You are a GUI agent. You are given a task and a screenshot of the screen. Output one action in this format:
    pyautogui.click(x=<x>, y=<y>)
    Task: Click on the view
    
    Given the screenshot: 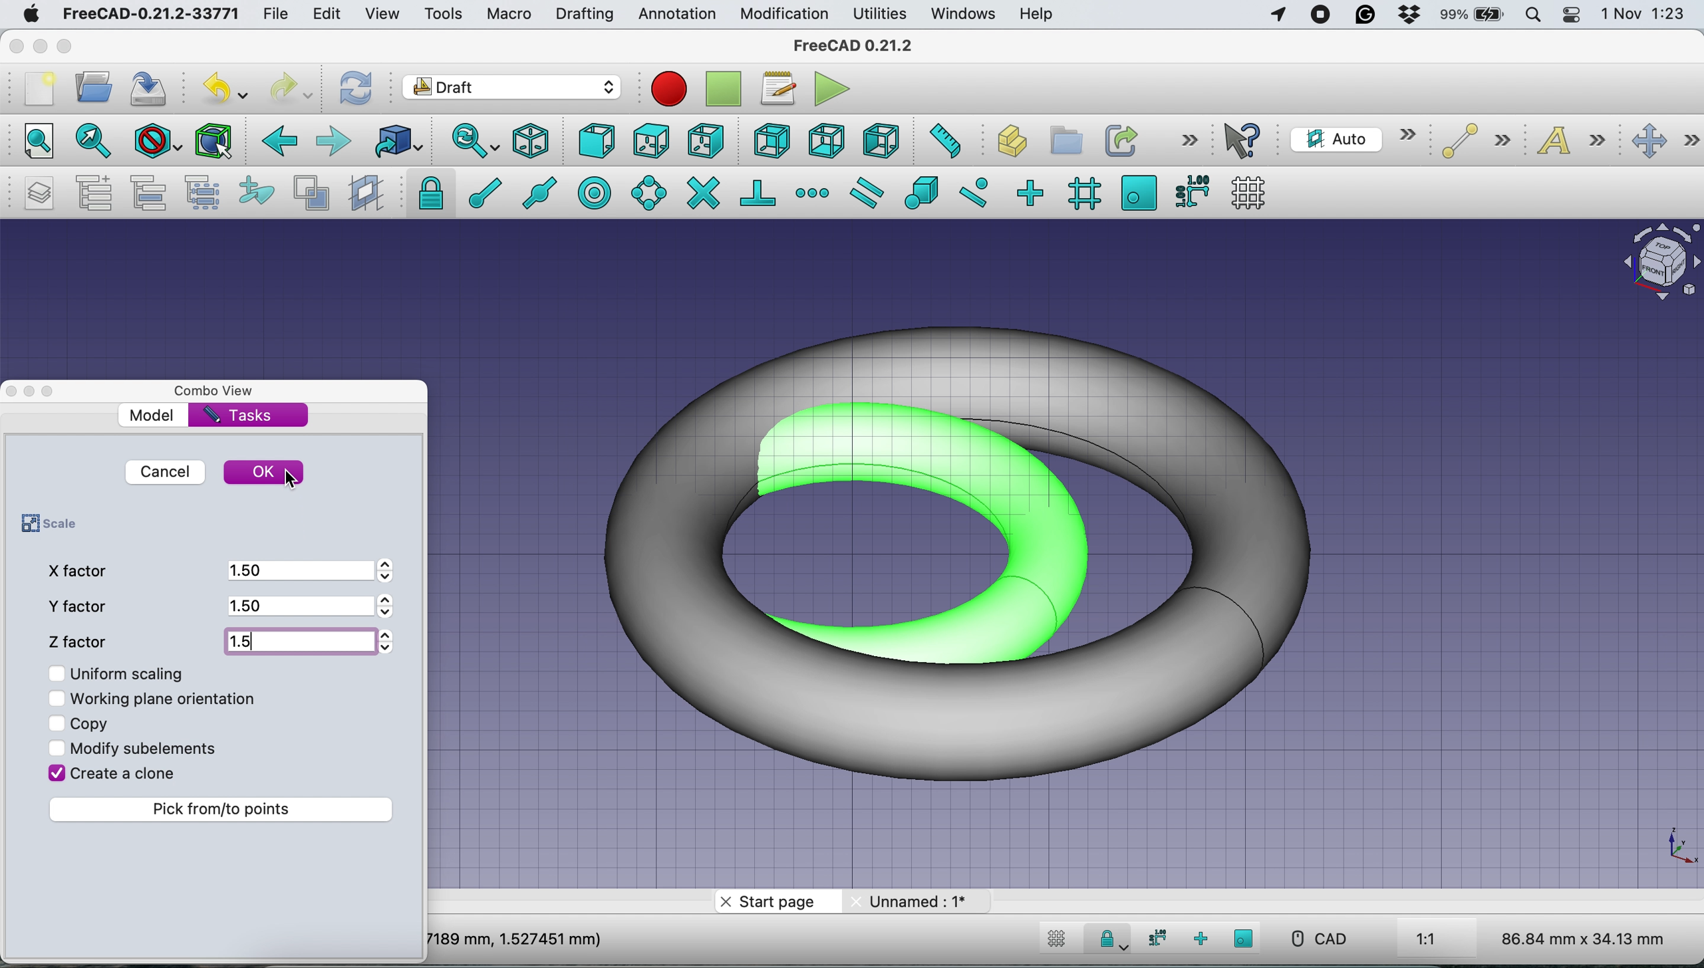 What is the action you would take?
    pyautogui.click(x=382, y=15)
    